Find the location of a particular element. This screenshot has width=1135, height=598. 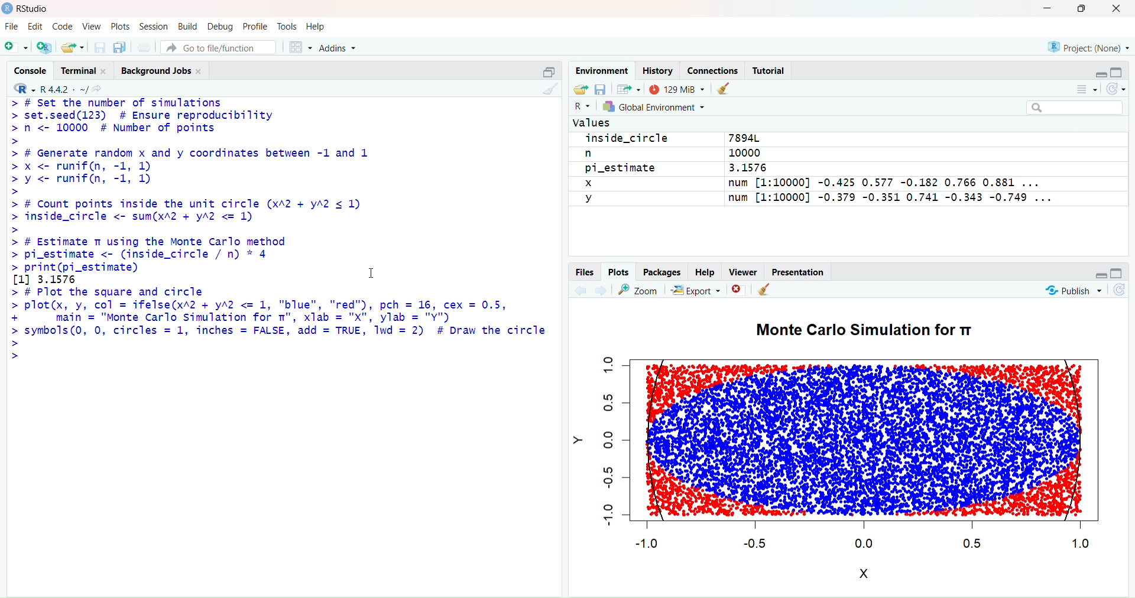

Clear console (Ctrl + L) is located at coordinates (551, 88).